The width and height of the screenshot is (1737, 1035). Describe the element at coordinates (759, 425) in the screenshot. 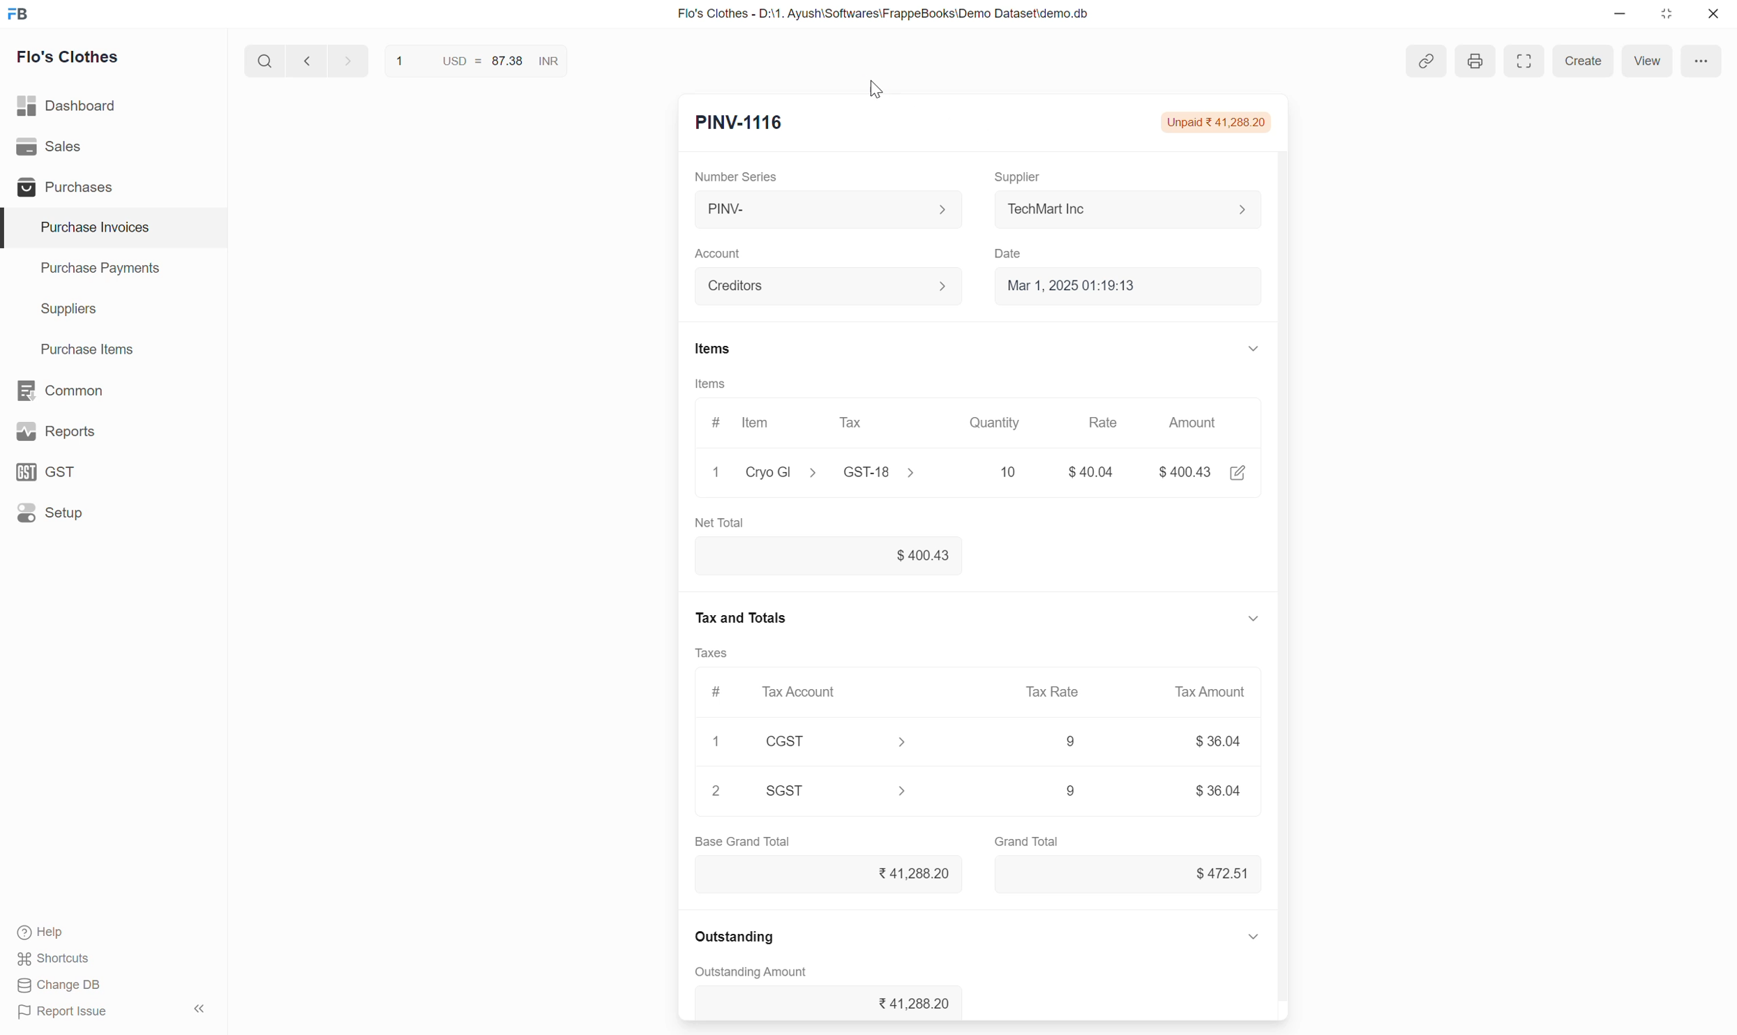

I see `ltem` at that location.